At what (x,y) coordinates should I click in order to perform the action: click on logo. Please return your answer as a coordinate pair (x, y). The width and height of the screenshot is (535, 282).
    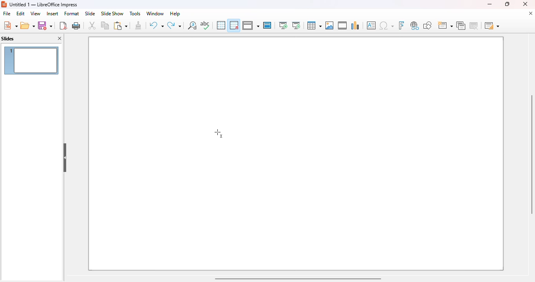
    Looking at the image, I should click on (4, 4).